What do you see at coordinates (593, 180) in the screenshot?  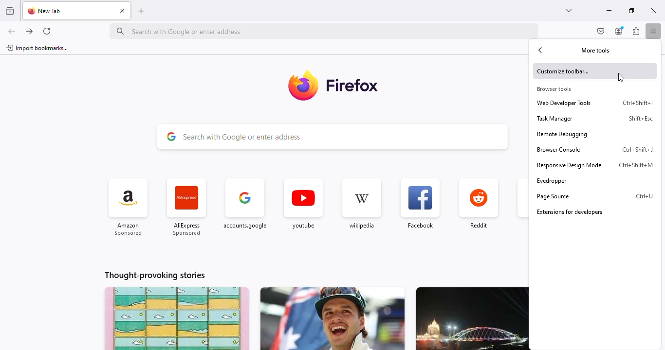 I see `eyedropper` at bounding box center [593, 180].